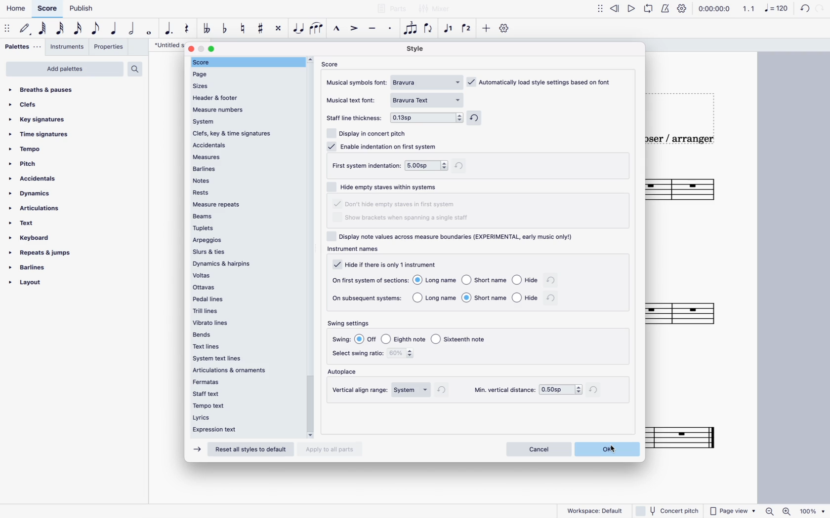 Image resolution: width=830 pixels, height=518 pixels. Describe the element at coordinates (242, 73) in the screenshot. I see `page` at that location.